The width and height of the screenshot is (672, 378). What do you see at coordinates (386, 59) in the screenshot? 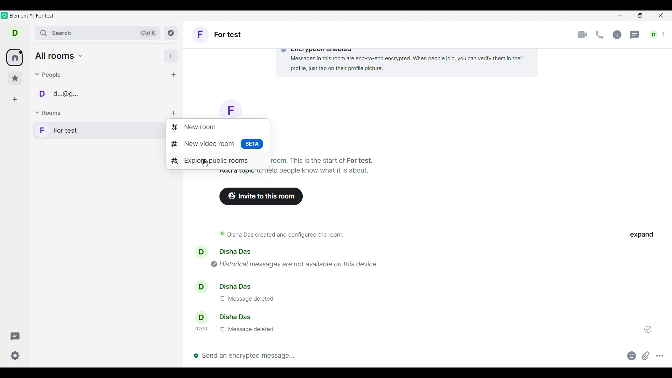
I see `Encryption enabled messages in this room are end to end encrypted. When people join you can verify them in their profile, just tap on their profile picture.` at bounding box center [386, 59].